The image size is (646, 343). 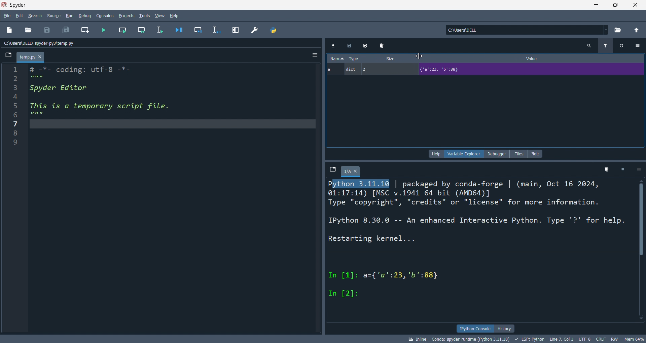 I want to click on title bar, so click(x=292, y=5).